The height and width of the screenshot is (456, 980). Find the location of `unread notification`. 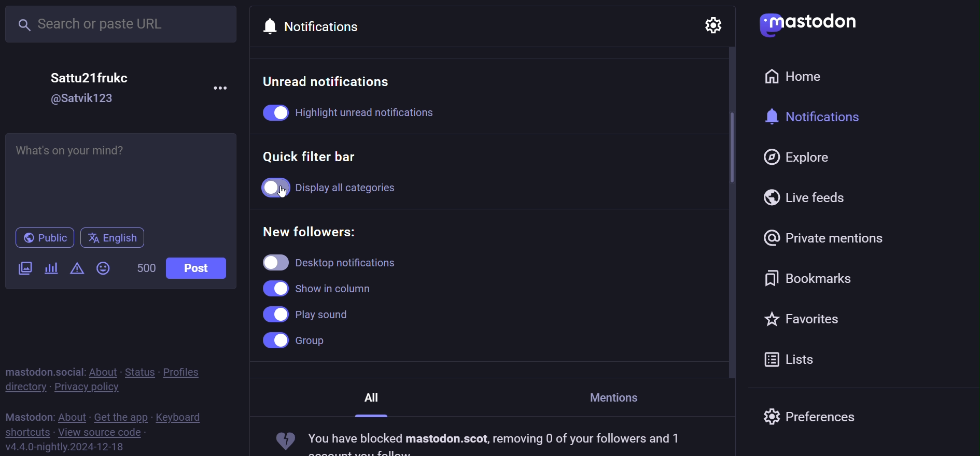

unread notification is located at coordinates (331, 81).